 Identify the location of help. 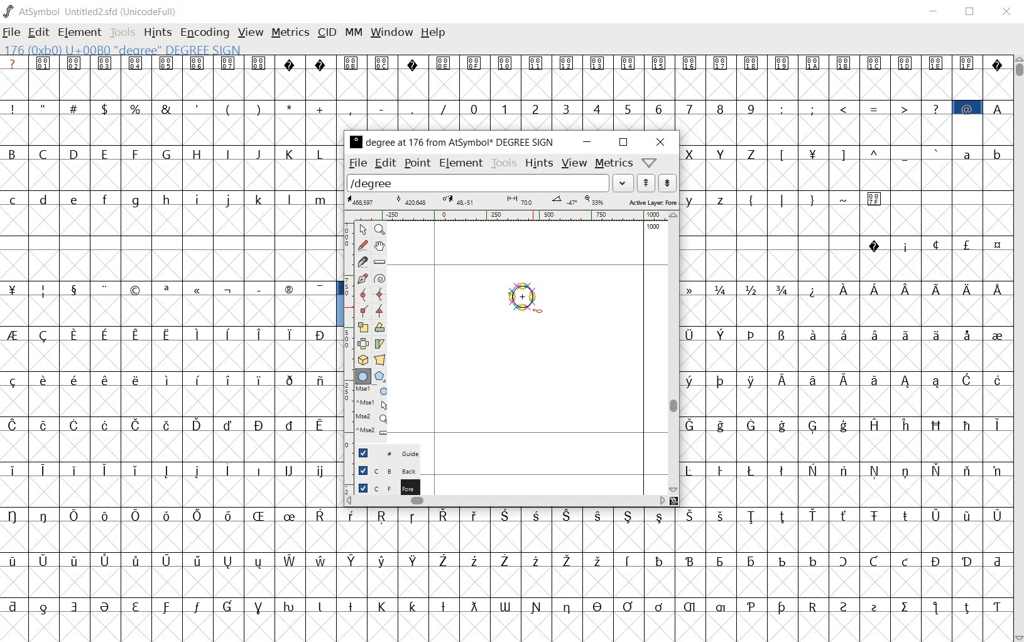
(435, 33).